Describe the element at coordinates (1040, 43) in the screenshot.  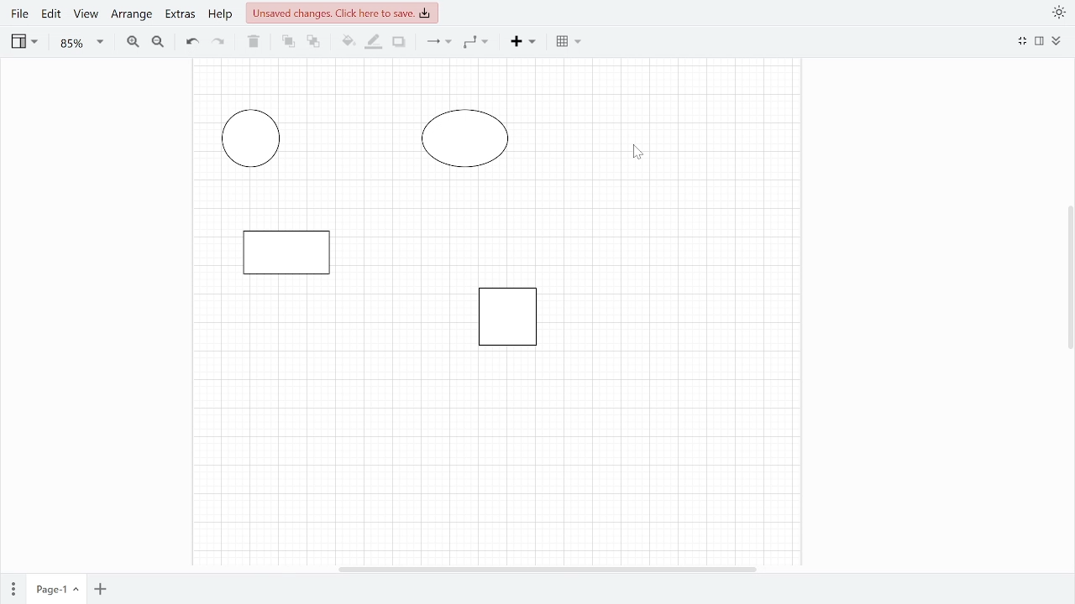
I see `Format` at that location.